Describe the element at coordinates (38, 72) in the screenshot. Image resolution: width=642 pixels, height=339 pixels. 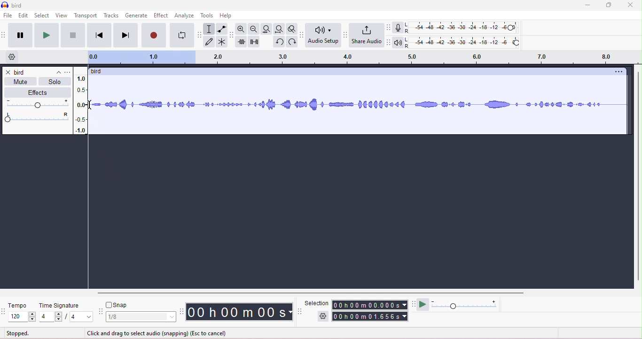
I see `track title` at that location.